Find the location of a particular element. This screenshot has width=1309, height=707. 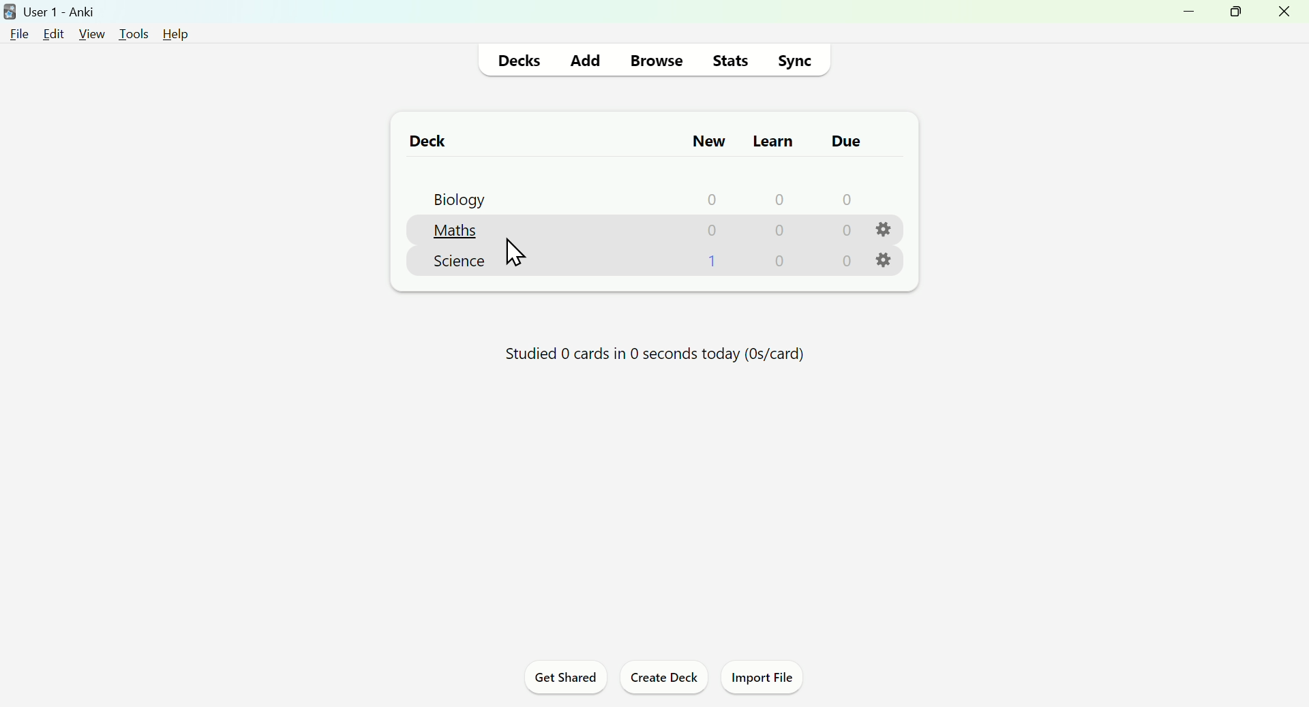

Close is located at coordinates (1287, 16).